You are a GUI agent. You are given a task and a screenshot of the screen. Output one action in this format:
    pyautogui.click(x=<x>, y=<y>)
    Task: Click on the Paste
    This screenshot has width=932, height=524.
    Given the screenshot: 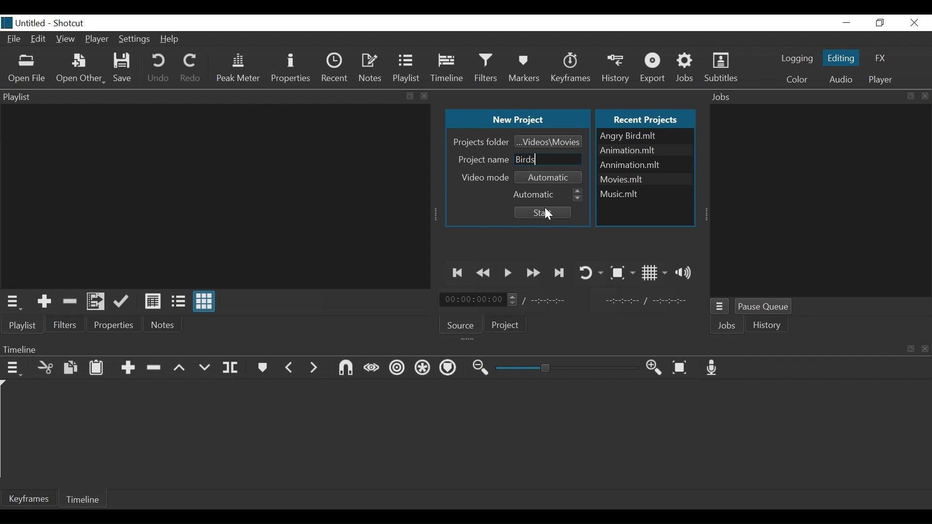 What is the action you would take?
    pyautogui.click(x=97, y=367)
    